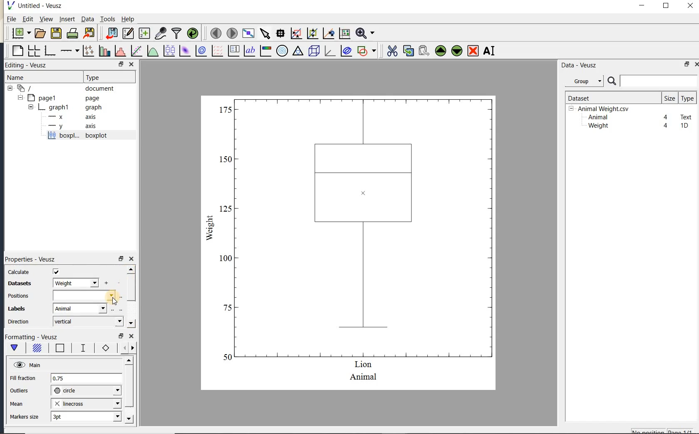 The height and width of the screenshot is (434, 699). I want to click on Text, so click(687, 116).